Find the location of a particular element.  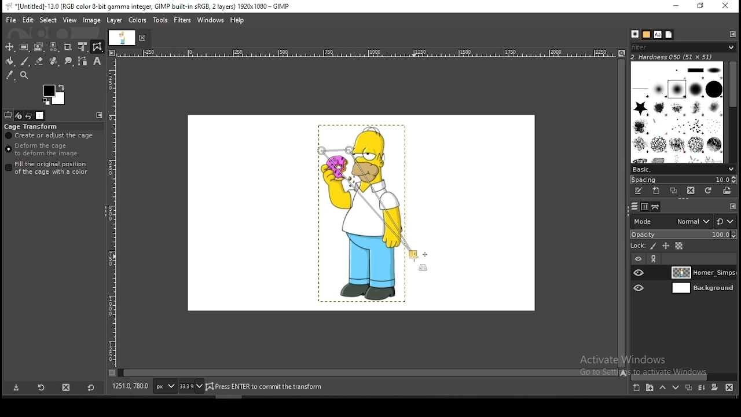

eraser tool is located at coordinates (39, 61).